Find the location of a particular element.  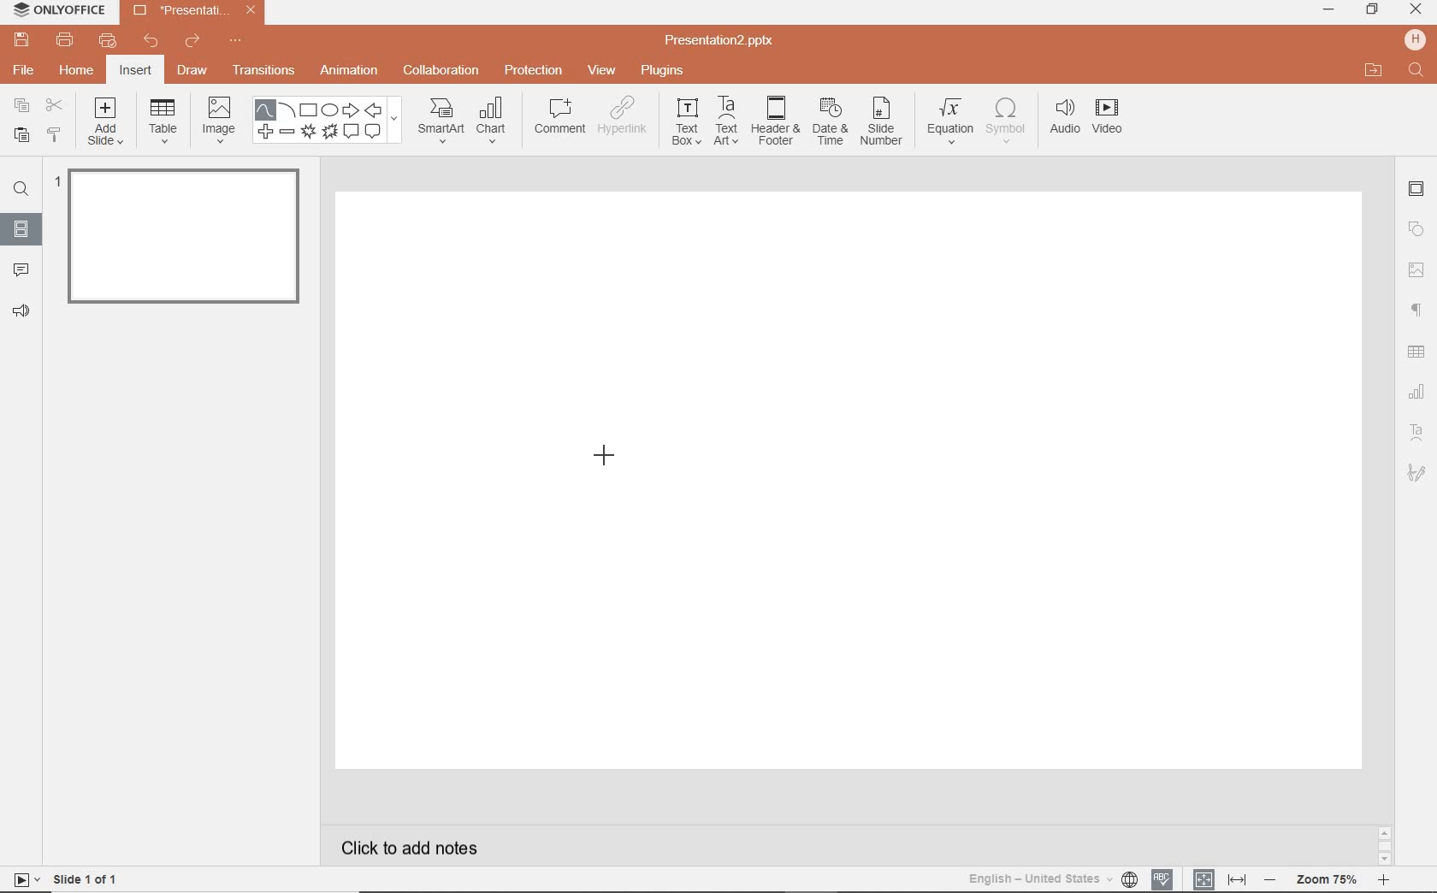

ONLYOFFICE is located at coordinates (60, 11).